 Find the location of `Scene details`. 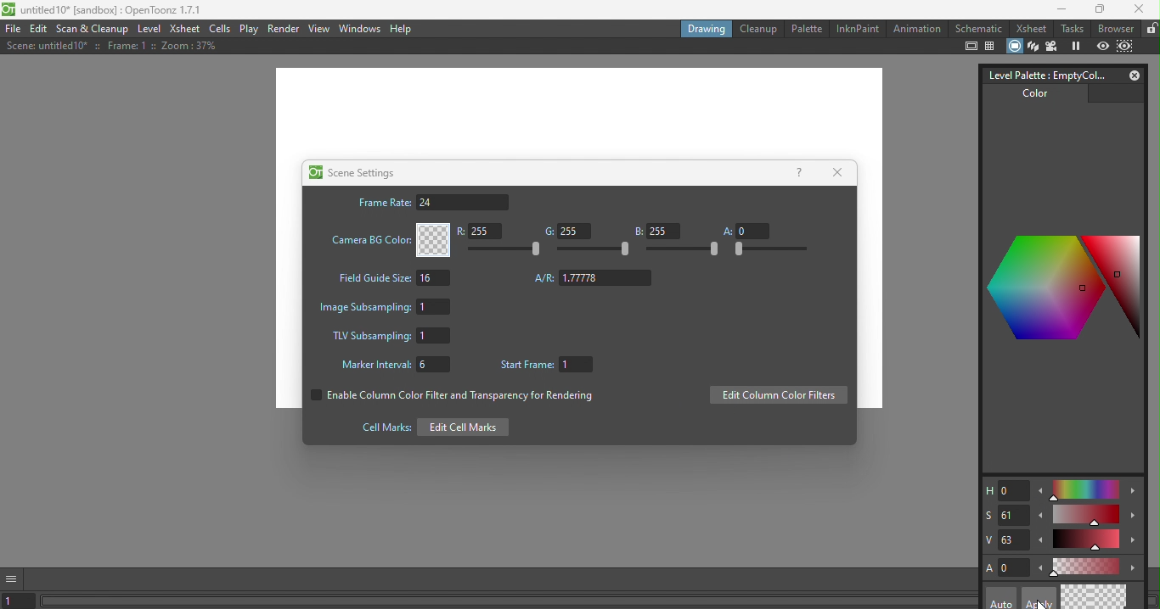

Scene details is located at coordinates (108, 47).